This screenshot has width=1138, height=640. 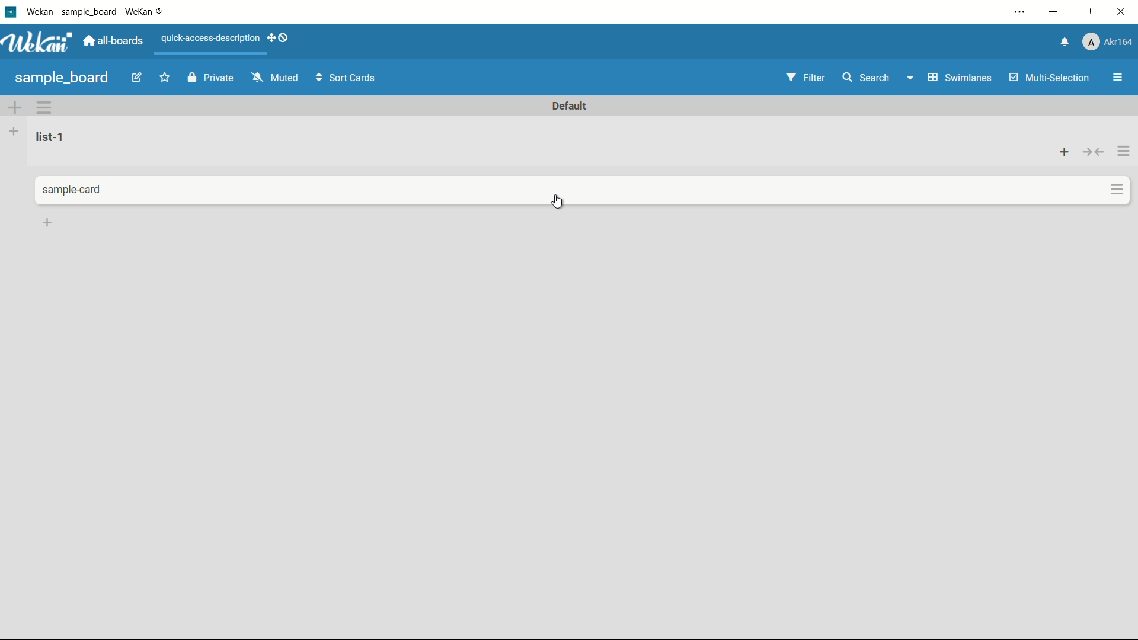 What do you see at coordinates (958, 78) in the screenshot?
I see `swimlanes` at bounding box center [958, 78].